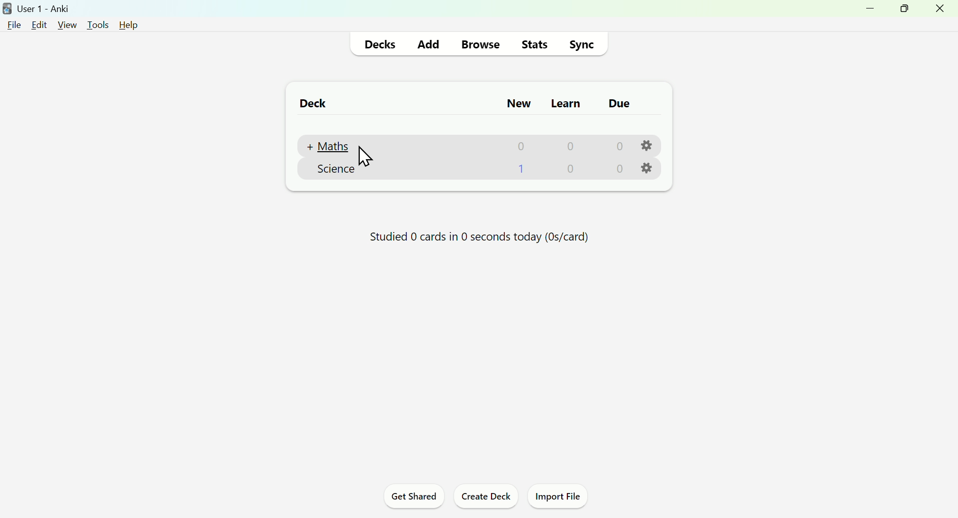  Describe the element at coordinates (428, 44) in the screenshot. I see `Add` at that location.